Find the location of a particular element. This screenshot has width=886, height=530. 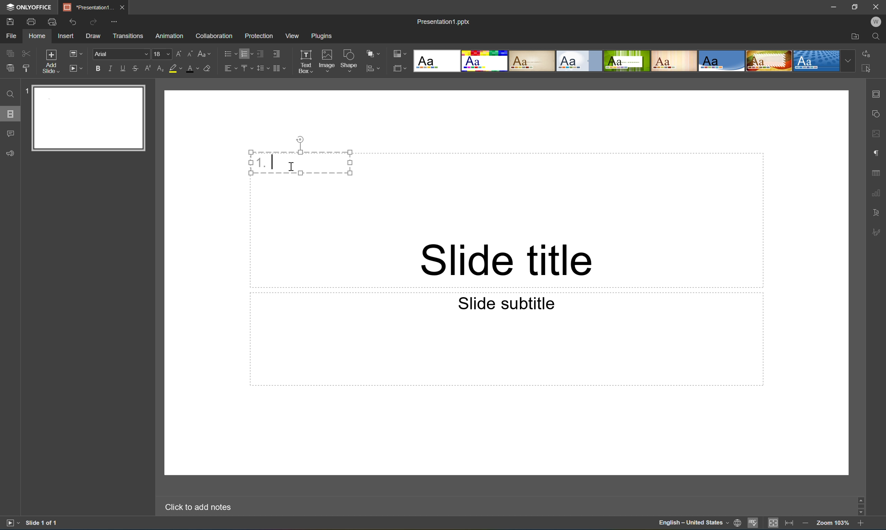

Text box is located at coordinates (305, 61).